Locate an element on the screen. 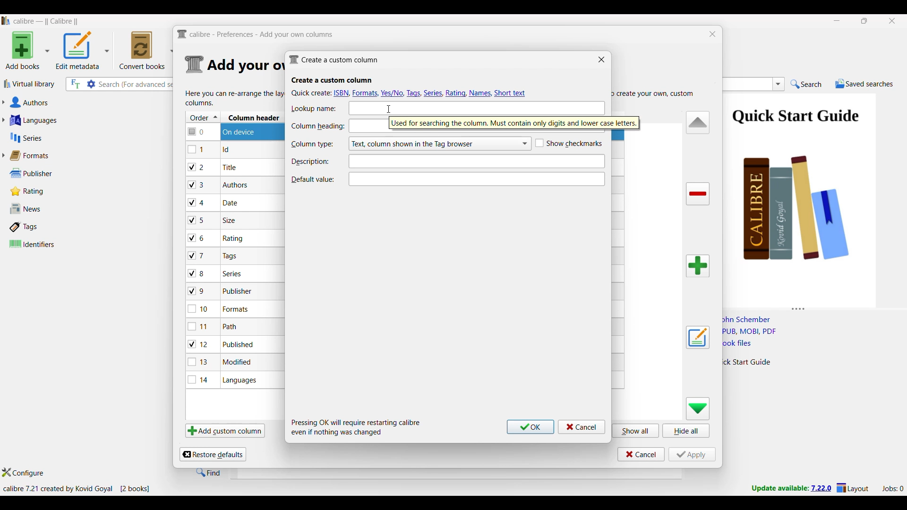  Hide all is located at coordinates (686, 431).